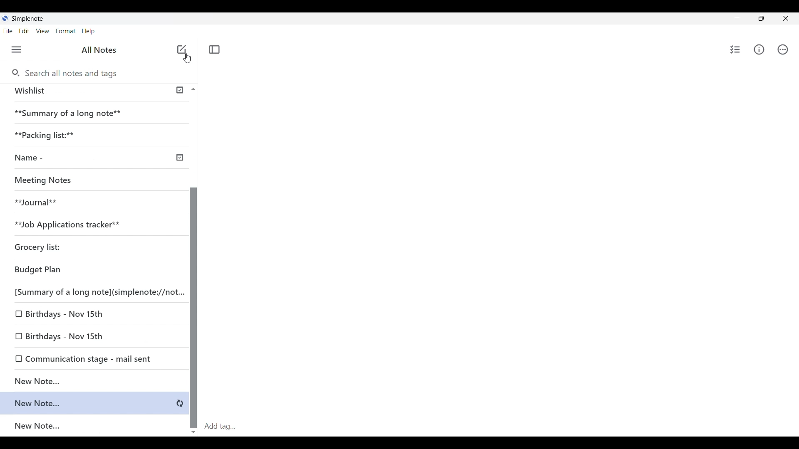 This screenshot has height=449, width=799. What do you see at coordinates (91, 403) in the screenshot?
I see `New note` at bounding box center [91, 403].